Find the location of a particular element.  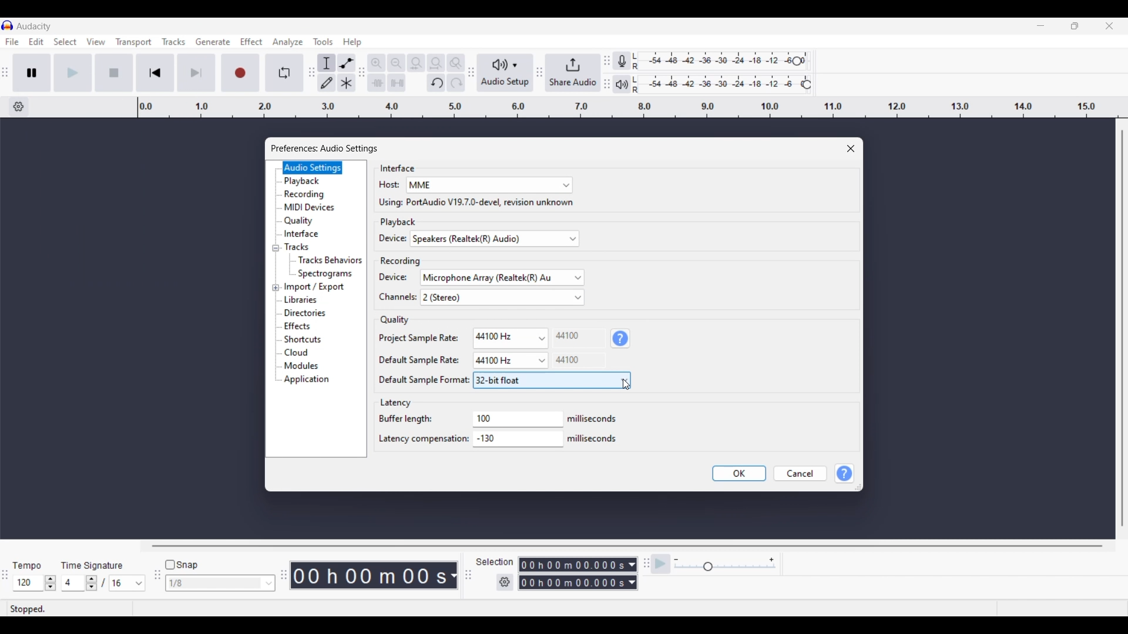

Audio settings, current selection is located at coordinates (313, 167).